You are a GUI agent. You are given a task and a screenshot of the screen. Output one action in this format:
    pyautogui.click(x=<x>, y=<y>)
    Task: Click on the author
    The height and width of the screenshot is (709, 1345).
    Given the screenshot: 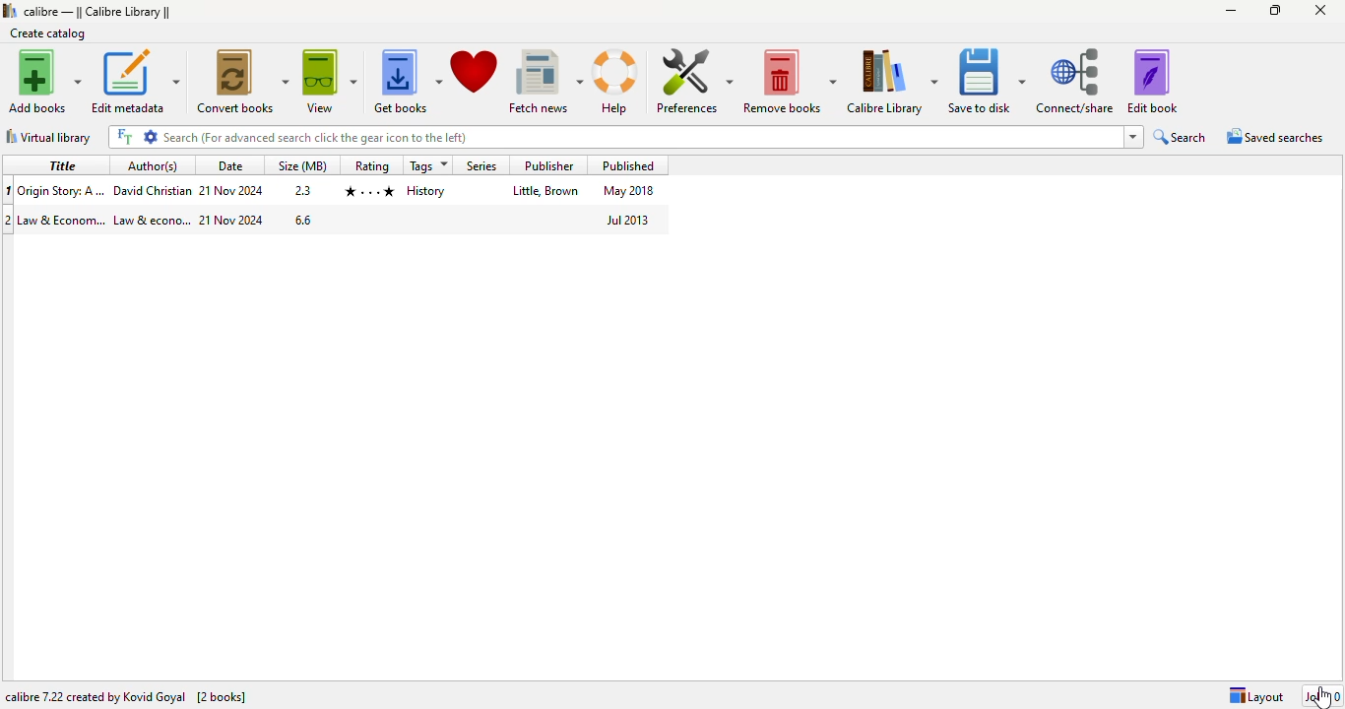 What is the action you would take?
    pyautogui.click(x=152, y=191)
    